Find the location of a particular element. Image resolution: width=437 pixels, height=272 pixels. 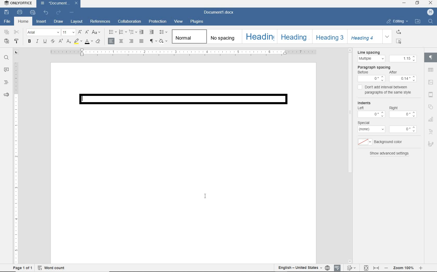

heading2 is located at coordinates (294, 37).